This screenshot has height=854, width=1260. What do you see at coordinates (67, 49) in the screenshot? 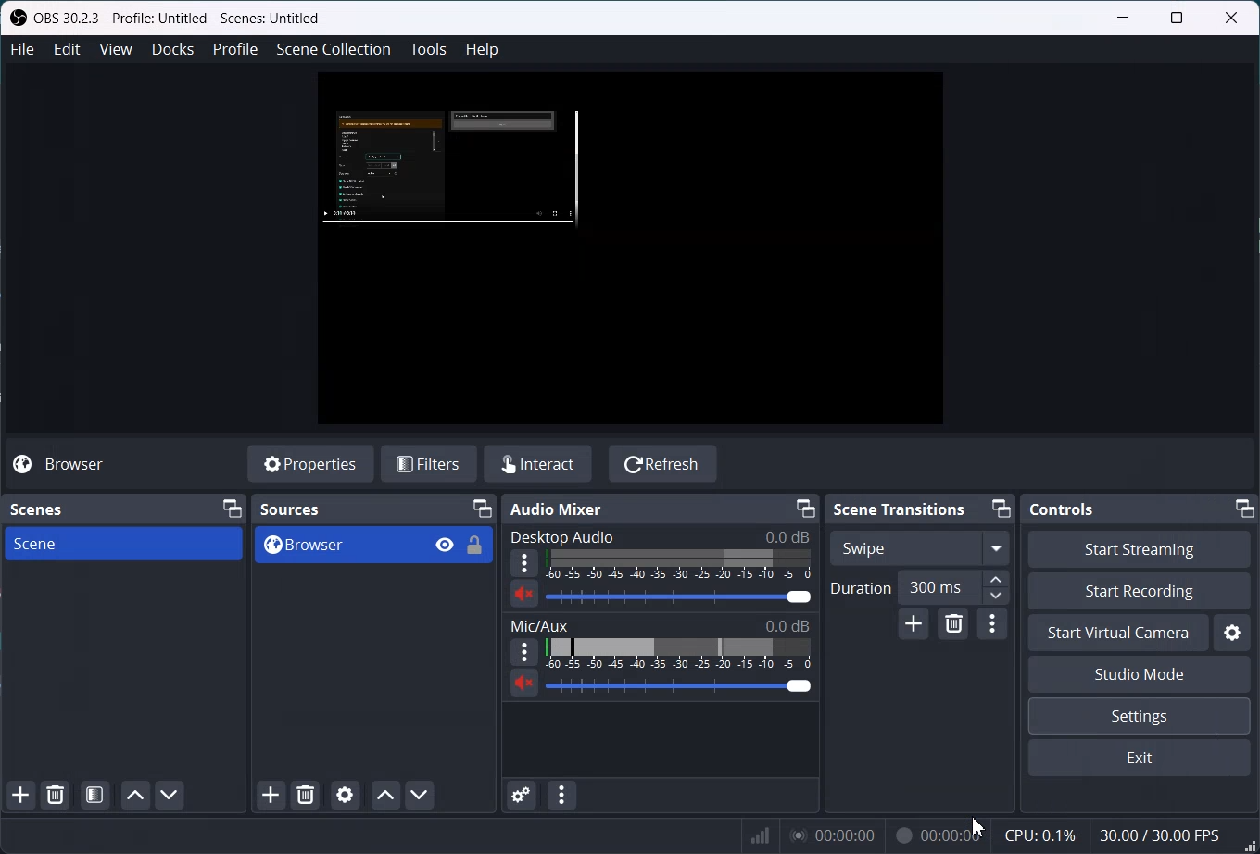
I see `Edit` at bounding box center [67, 49].